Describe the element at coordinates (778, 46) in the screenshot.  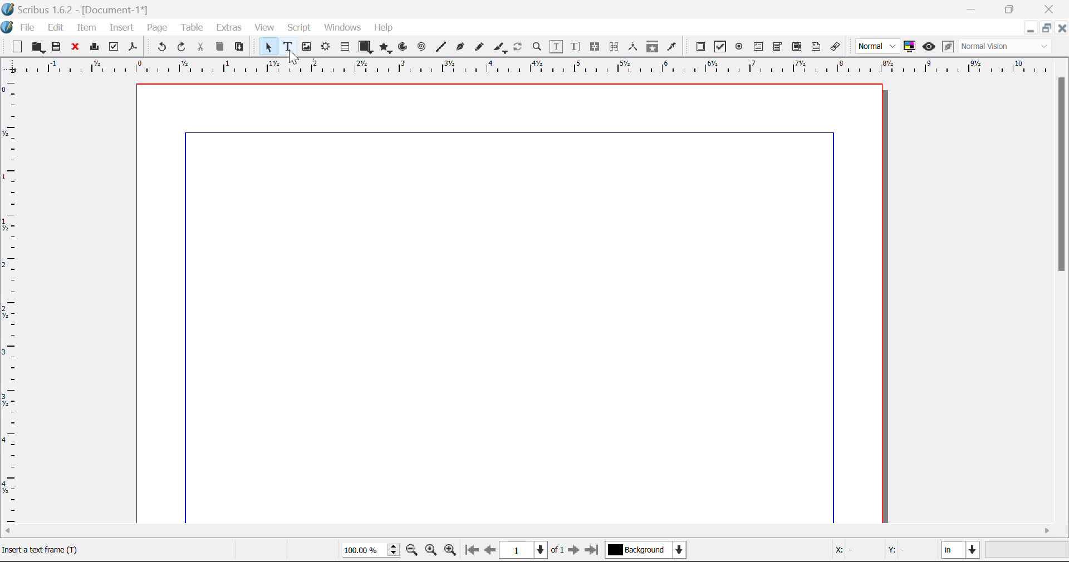
I see `Pdf Combo Box` at that location.